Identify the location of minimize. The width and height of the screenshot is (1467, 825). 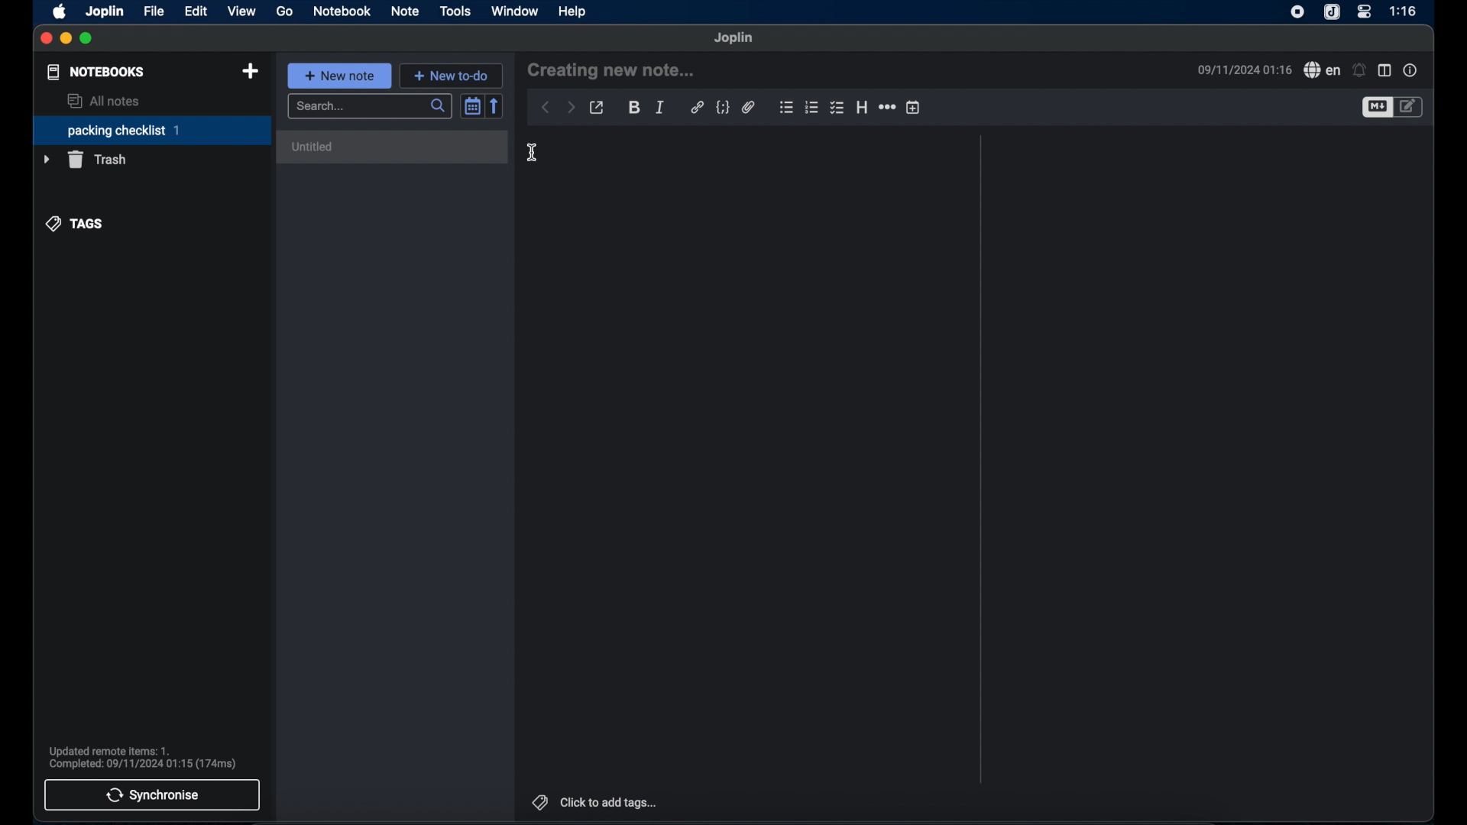
(66, 39).